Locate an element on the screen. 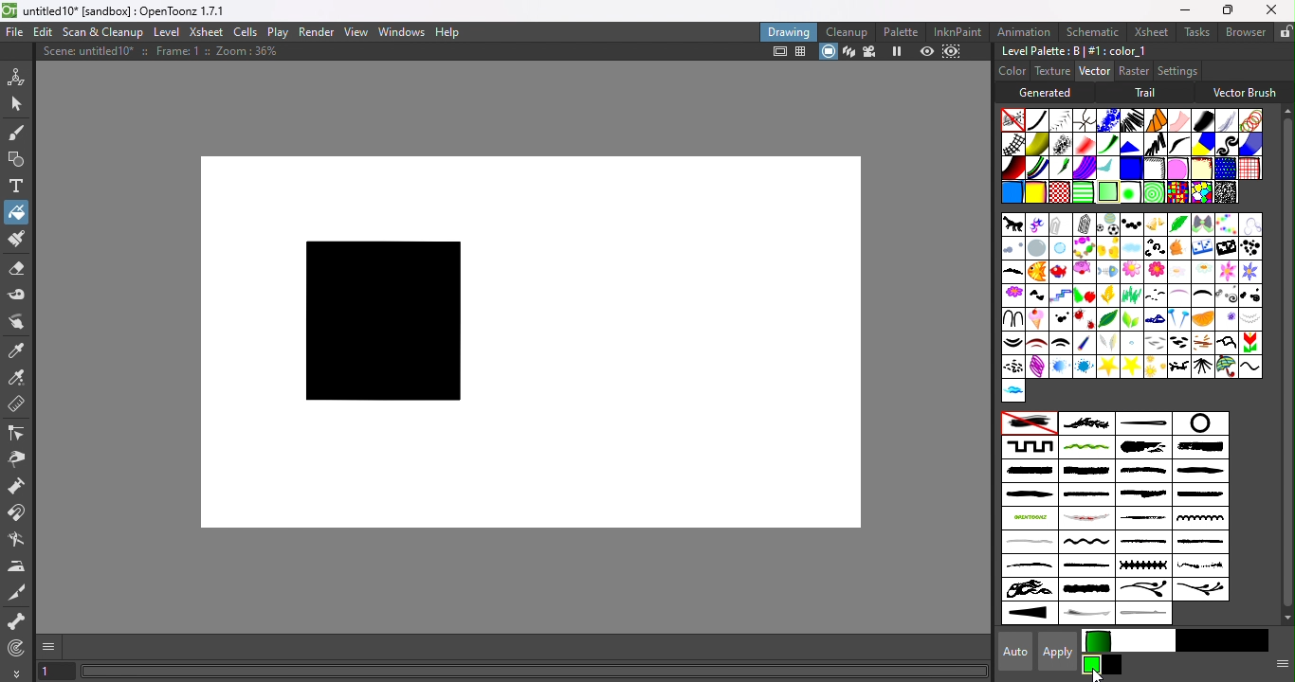 This screenshot has width=1295, height=682. hook is located at coordinates (1012, 317).